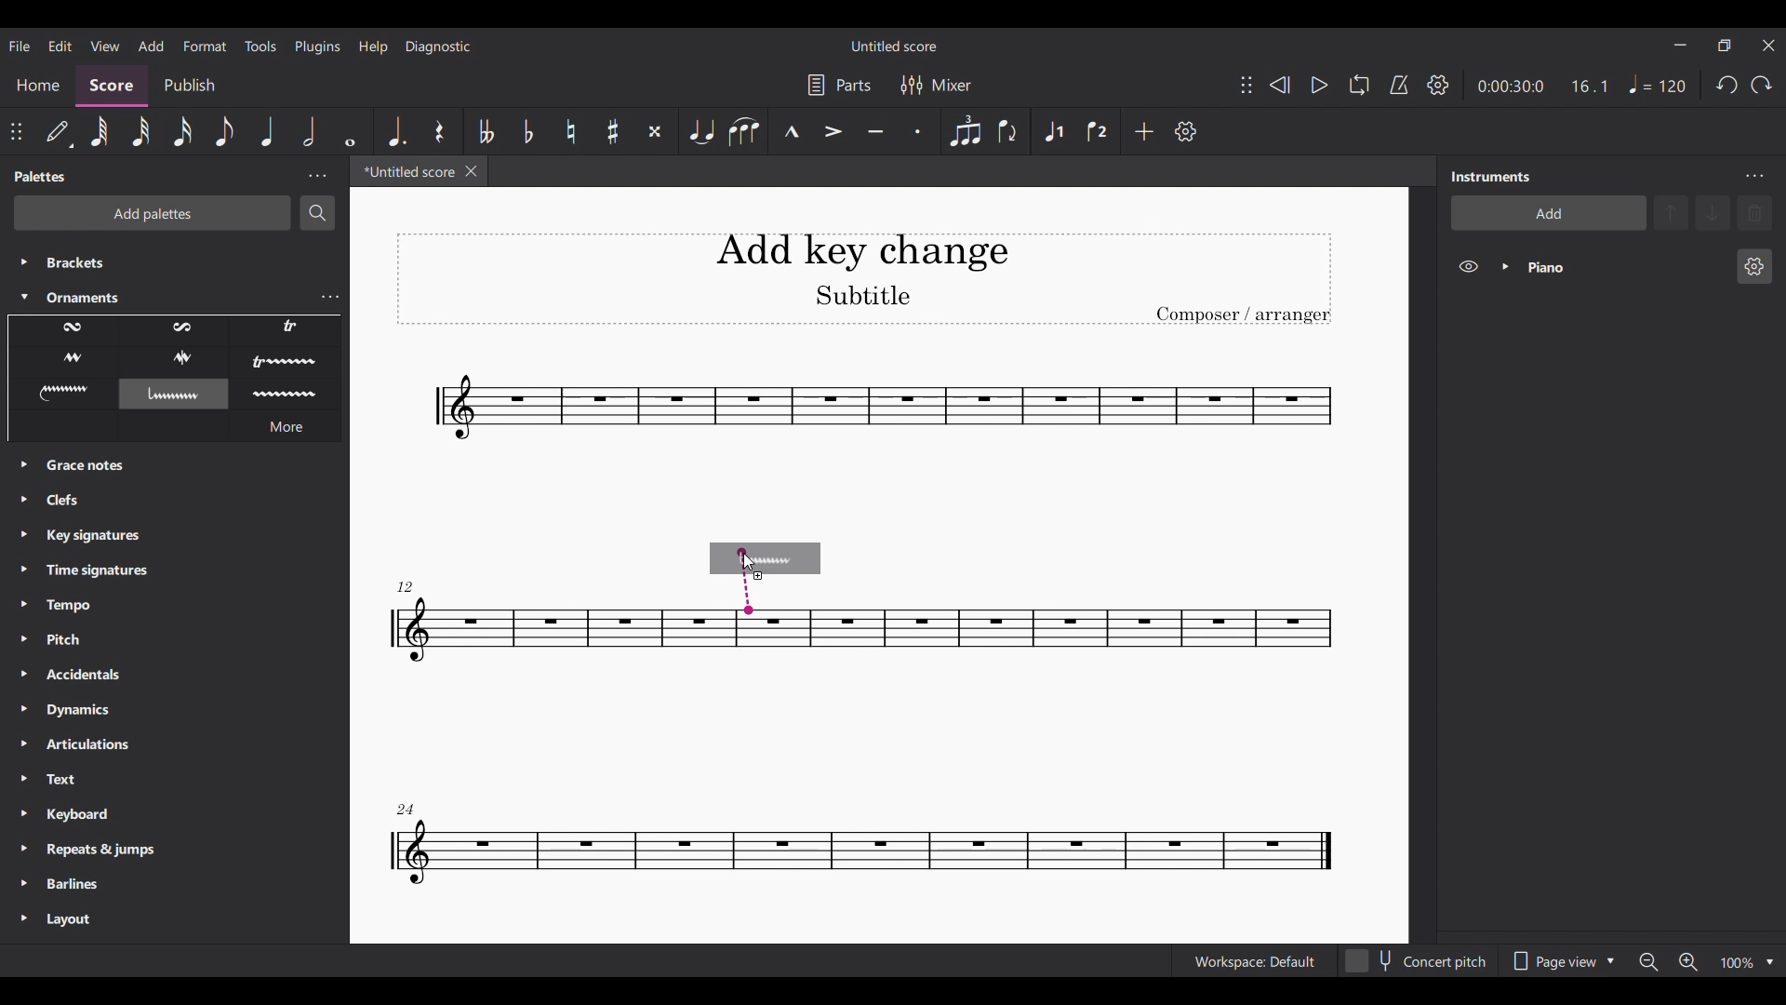 This screenshot has width=1786, height=1005. Describe the element at coordinates (655, 130) in the screenshot. I see `Toggle double sharp` at that location.